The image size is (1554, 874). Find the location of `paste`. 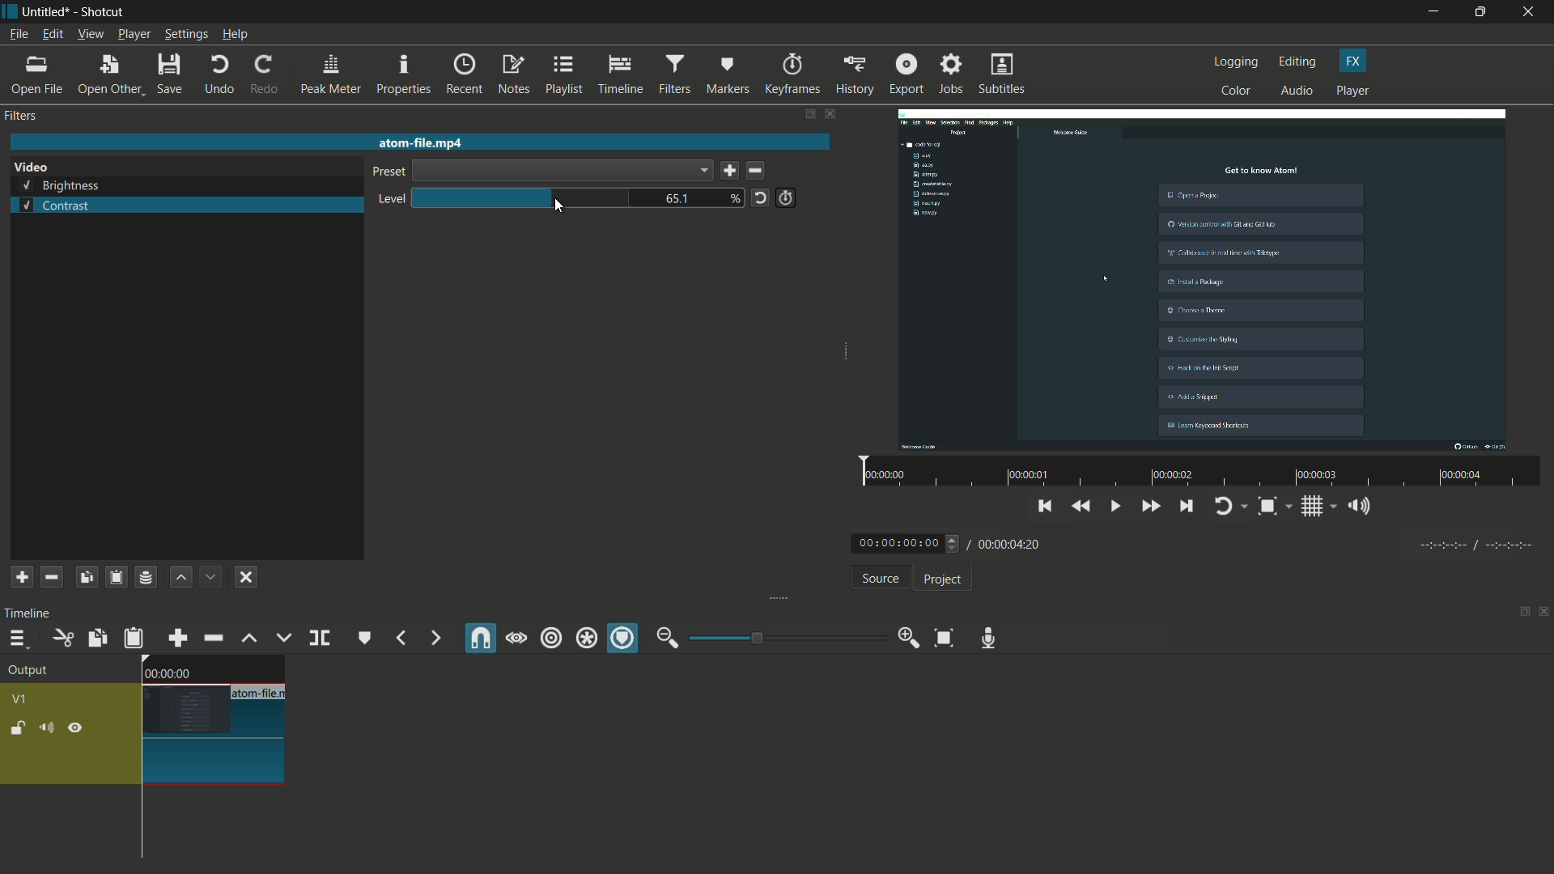

paste is located at coordinates (134, 638).